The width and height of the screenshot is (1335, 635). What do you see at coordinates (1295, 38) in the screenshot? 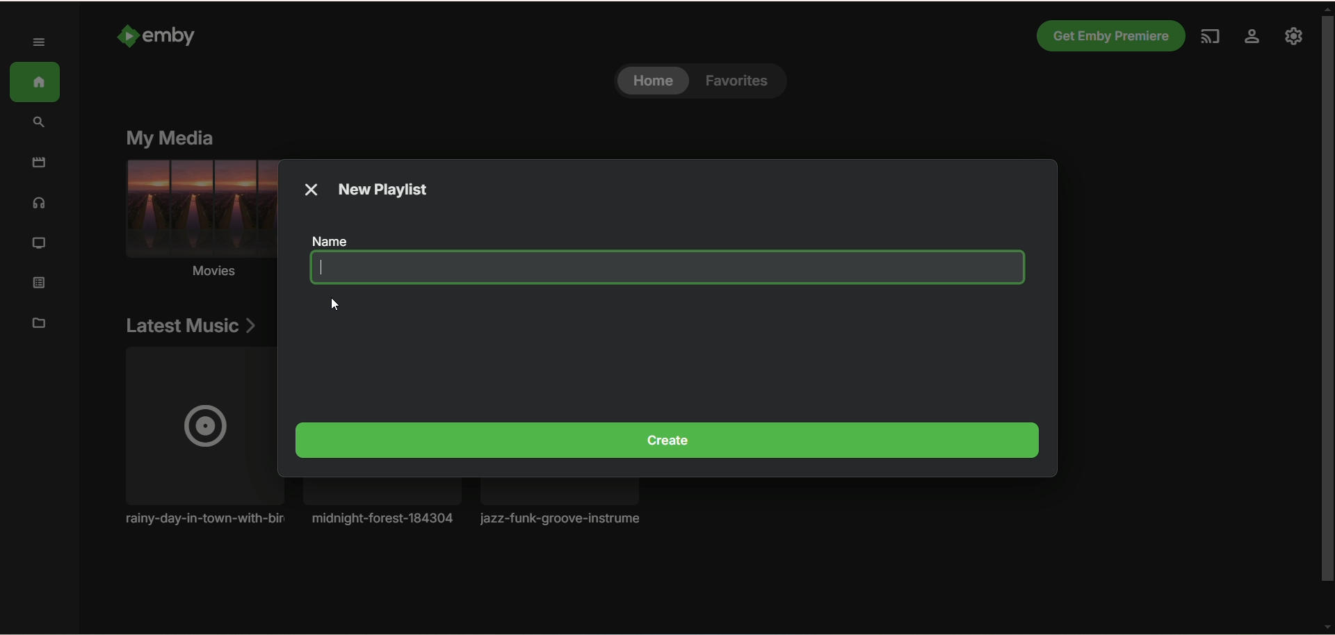
I see `manage emby server` at bounding box center [1295, 38].